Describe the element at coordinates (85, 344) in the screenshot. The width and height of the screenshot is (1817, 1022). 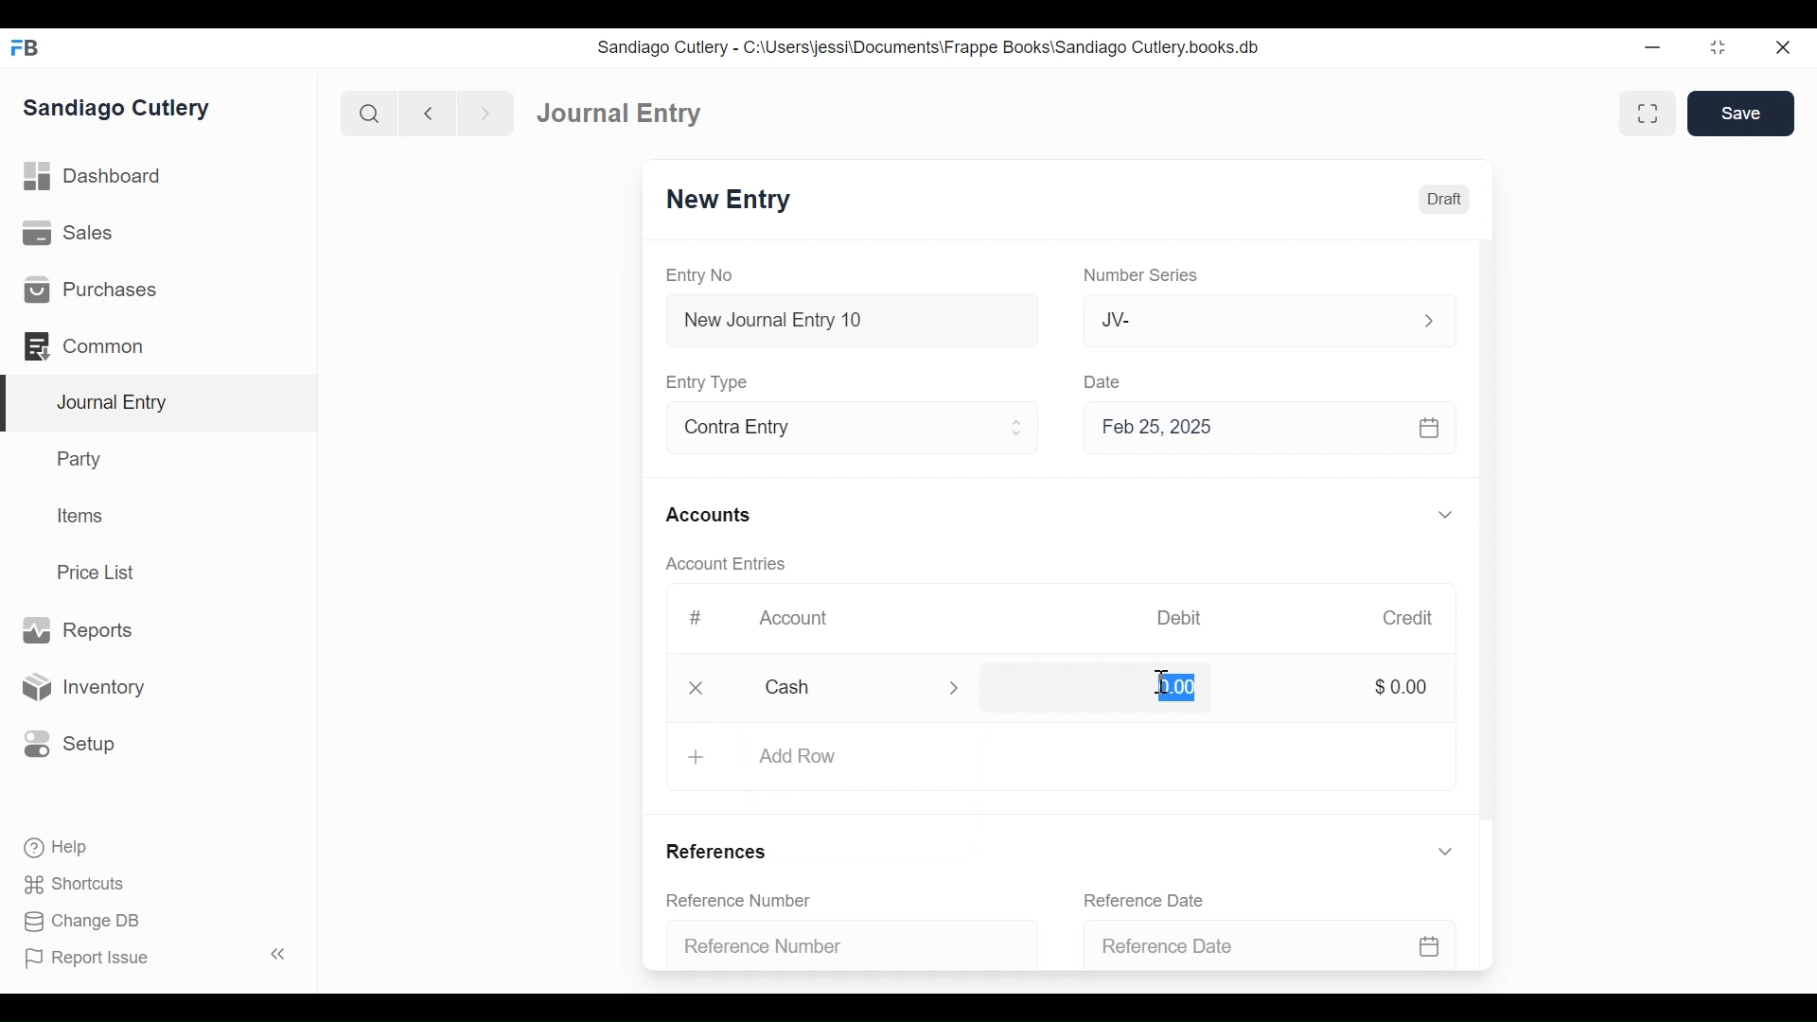
I see `Common` at that location.